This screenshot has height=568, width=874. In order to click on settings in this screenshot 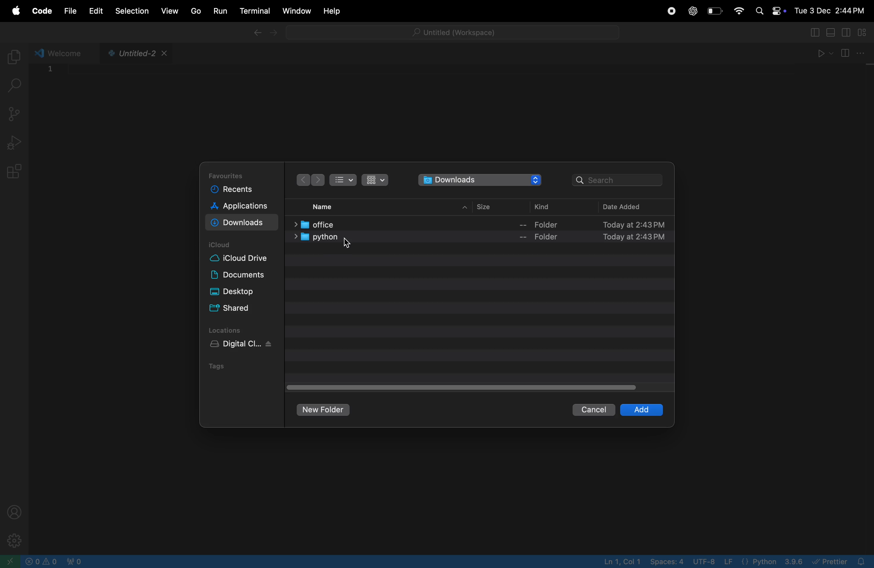, I will do `click(14, 540)`.